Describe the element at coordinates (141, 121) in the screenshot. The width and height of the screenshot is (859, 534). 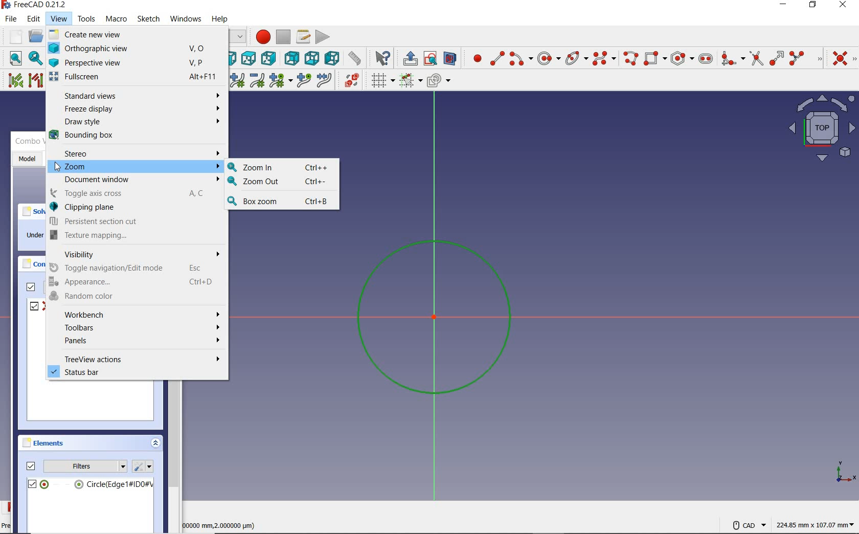
I see `Draw style` at that location.